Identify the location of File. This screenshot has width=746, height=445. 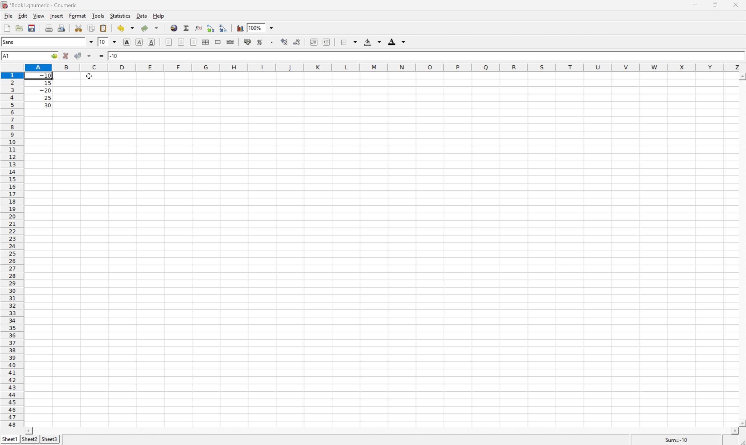
(7, 16).